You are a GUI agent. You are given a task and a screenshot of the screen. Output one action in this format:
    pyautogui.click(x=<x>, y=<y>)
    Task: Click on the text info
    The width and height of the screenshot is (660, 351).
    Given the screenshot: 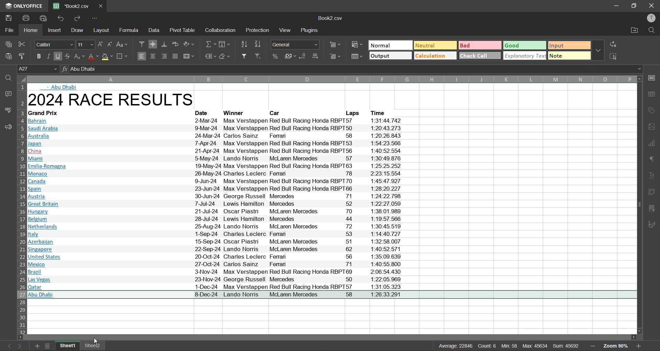 What is the action you would take?
    pyautogui.click(x=205, y=113)
    